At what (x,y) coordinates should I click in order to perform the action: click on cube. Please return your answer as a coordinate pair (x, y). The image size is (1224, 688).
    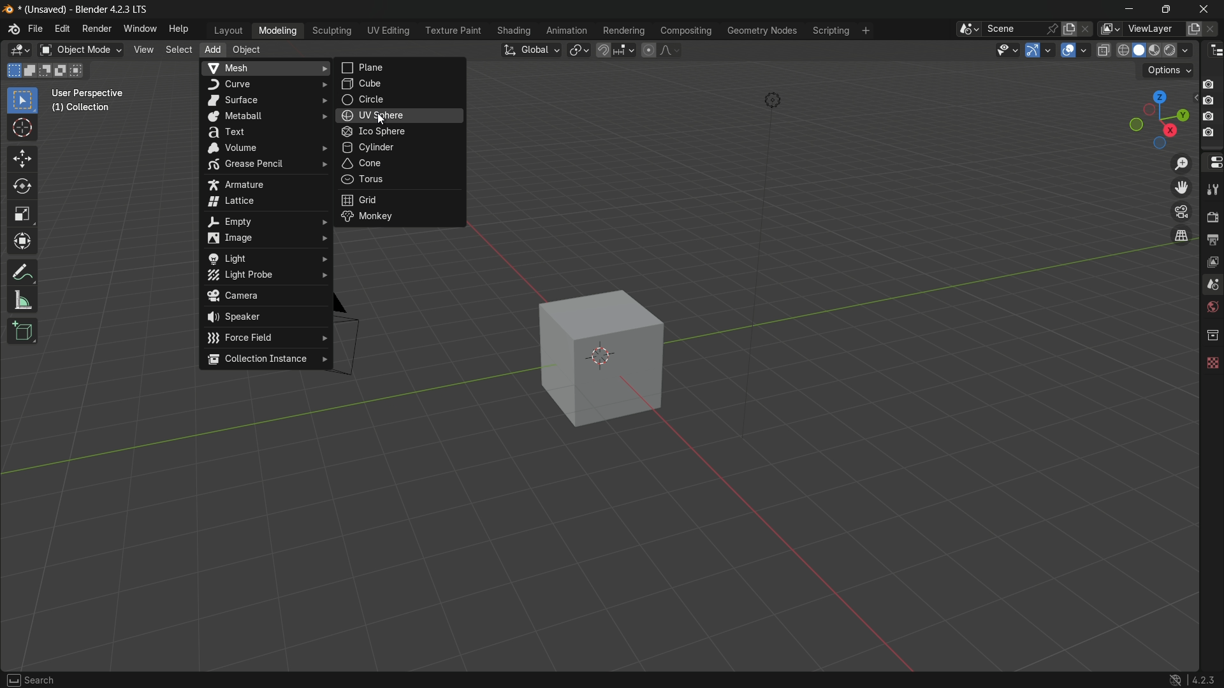
    Looking at the image, I should click on (401, 85).